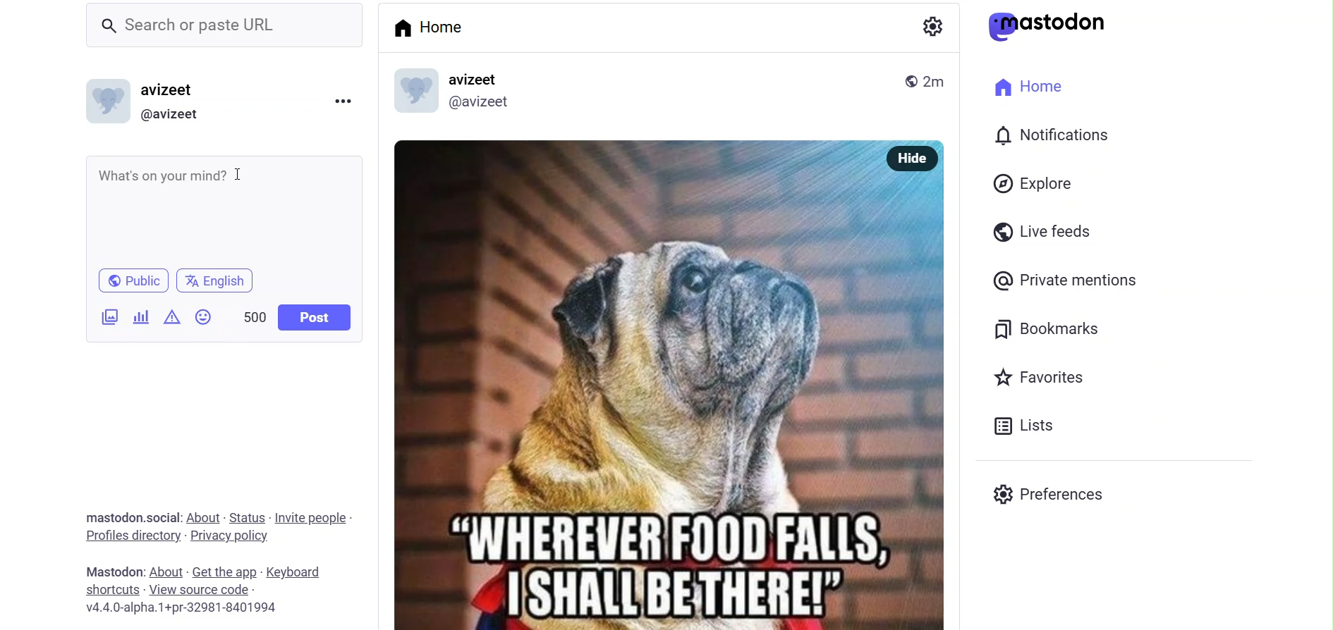 The image size is (1333, 630). Describe the element at coordinates (312, 317) in the screenshot. I see `post` at that location.